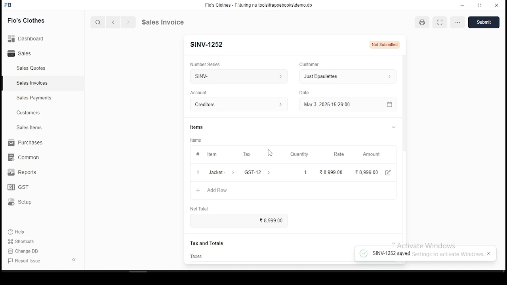 The image size is (507, 285). Describe the element at coordinates (339, 105) in the screenshot. I see `Mar 3, 2025 1529.00 ` at that location.